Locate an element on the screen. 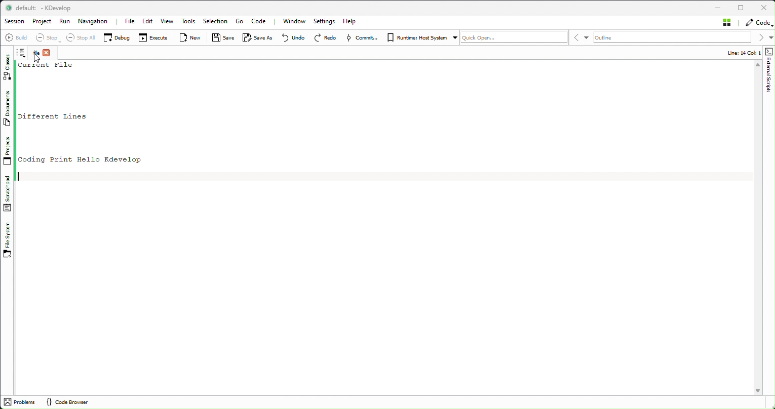 Image resolution: width=775 pixels, height=409 pixels. Navigation is located at coordinates (97, 22).